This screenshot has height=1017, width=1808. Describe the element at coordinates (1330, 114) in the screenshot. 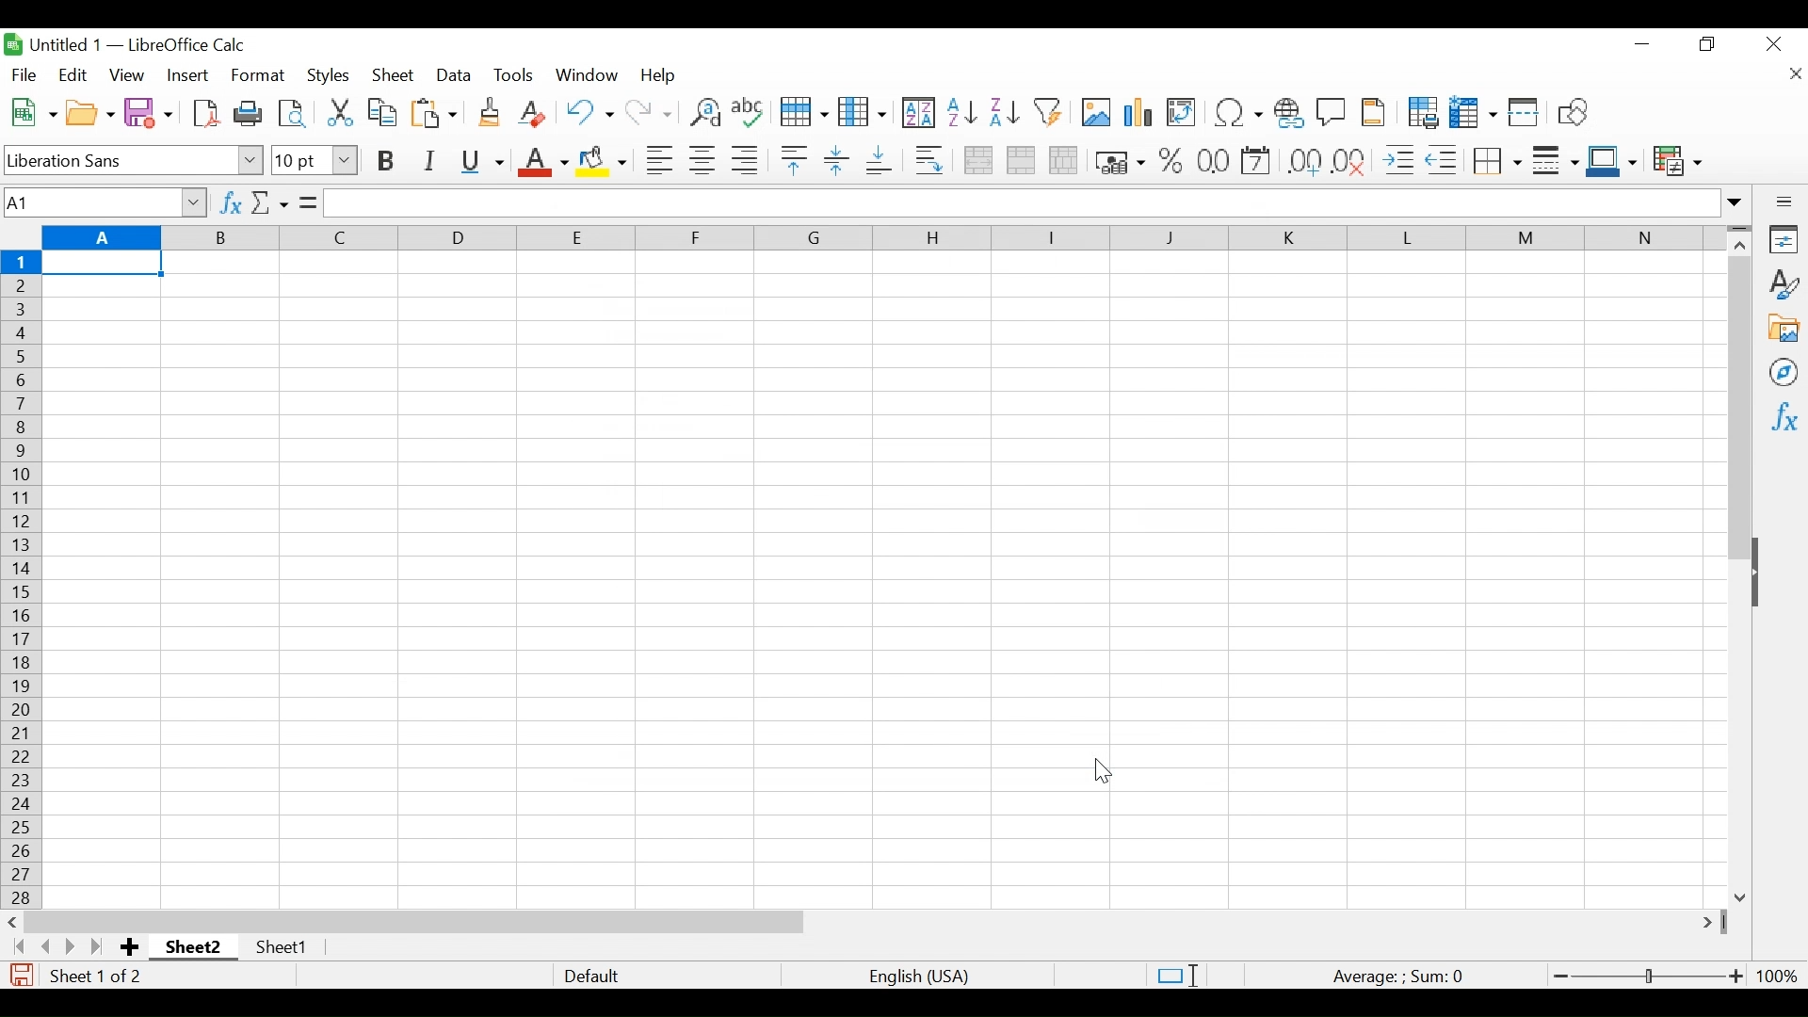

I see `Insert Comment` at that location.